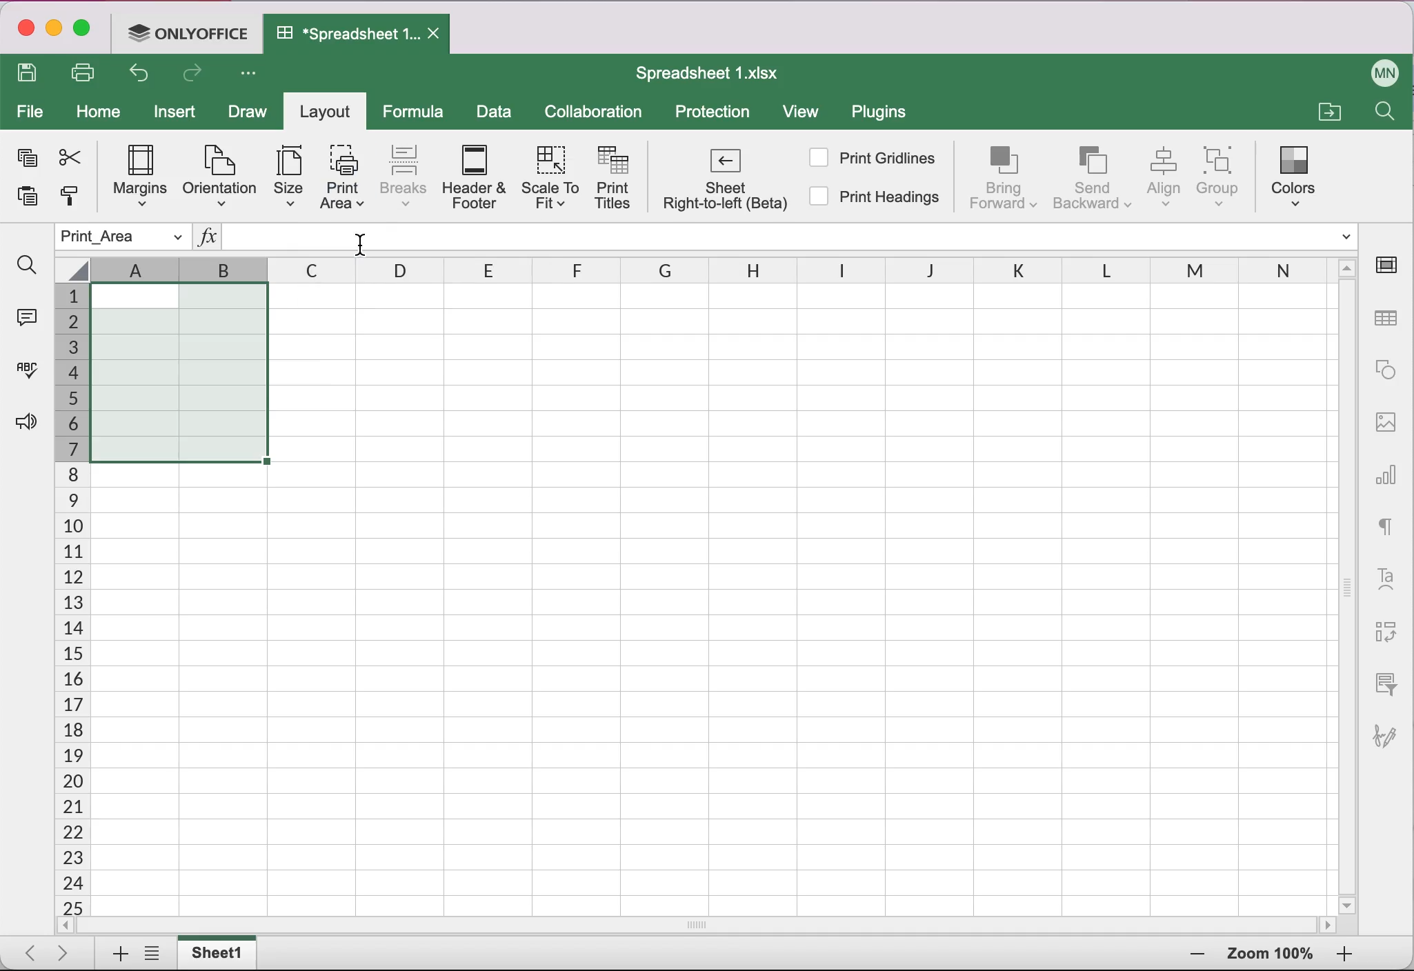  What do you see at coordinates (192, 32) in the screenshot?
I see `ONLYOFFICE` at bounding box center [192, 32].